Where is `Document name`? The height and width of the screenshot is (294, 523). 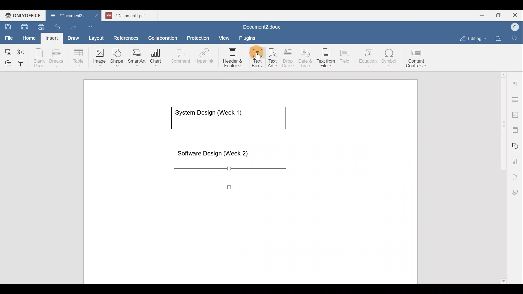 Document name is located at coordinates (132, 15).